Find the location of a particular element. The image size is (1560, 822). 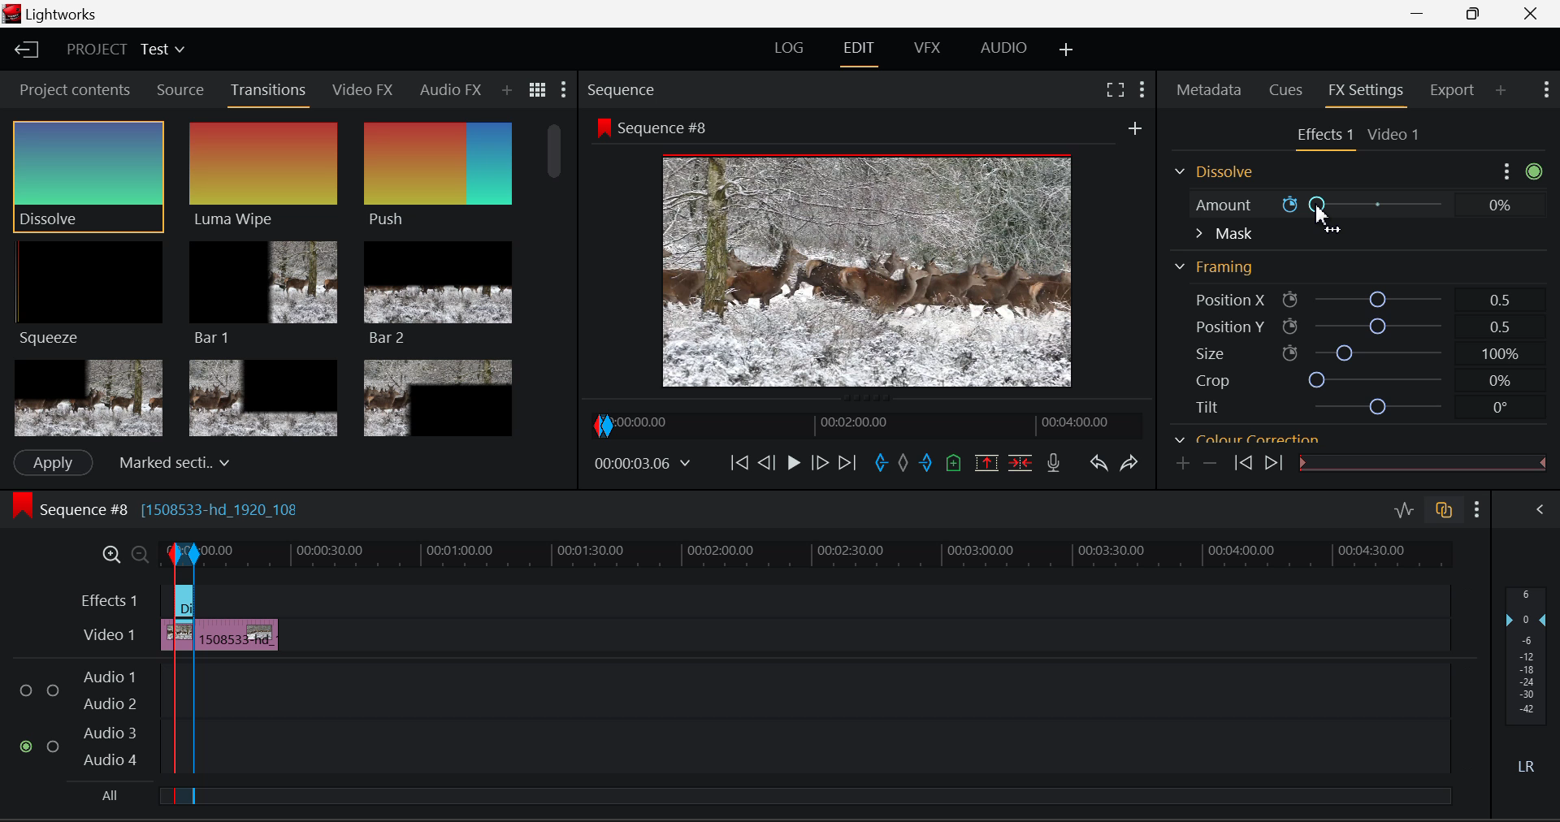

Audio FX is located at coordinates (451, 89).